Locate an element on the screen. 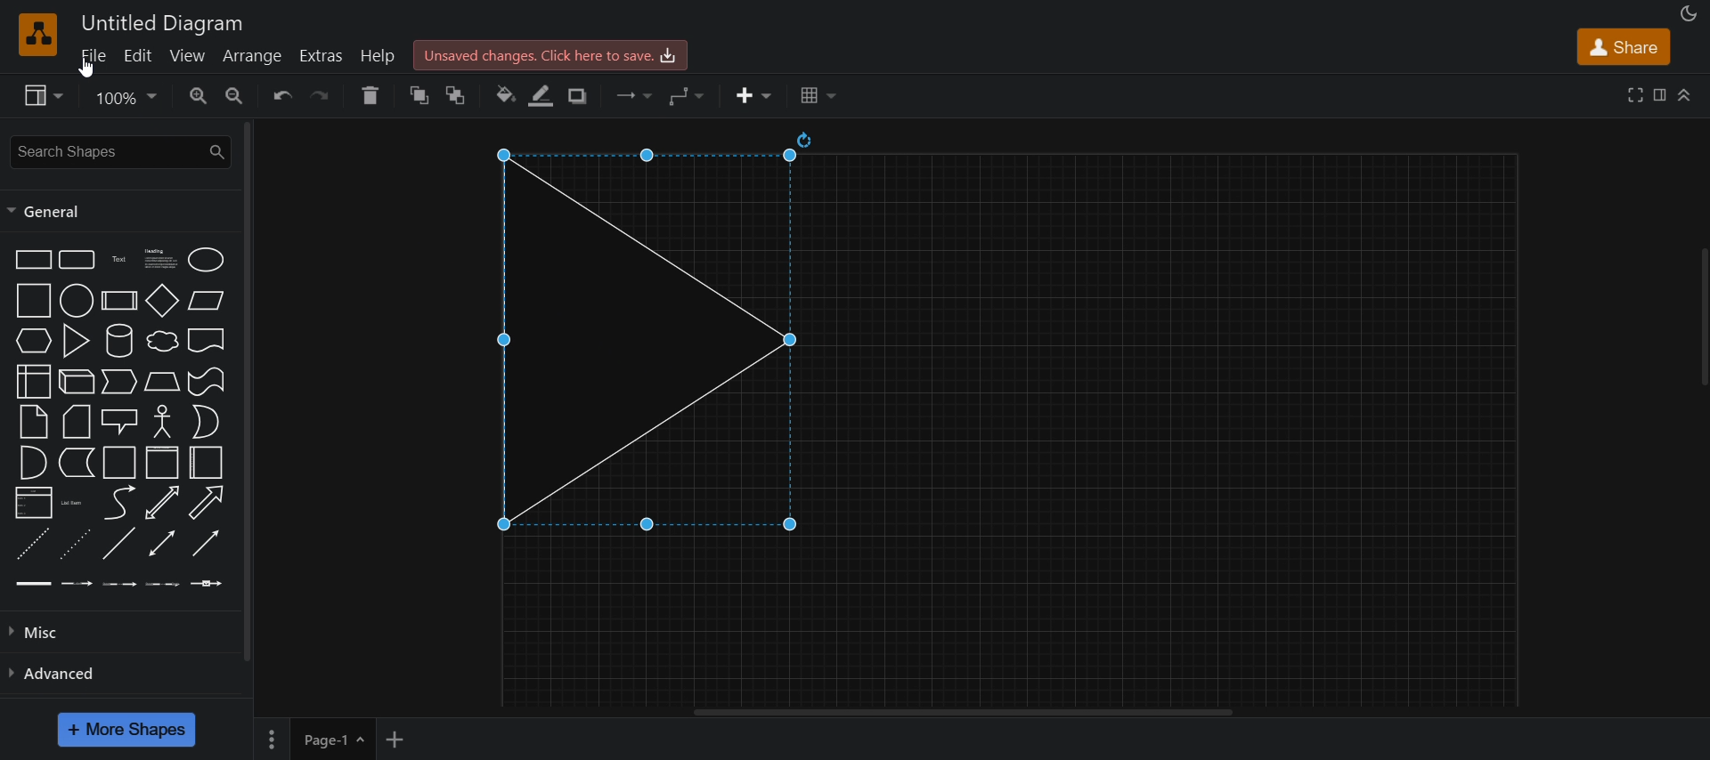 Image resolution: width=1710 pixels, height=760 pixels. file is located at coordinates (94, 60).